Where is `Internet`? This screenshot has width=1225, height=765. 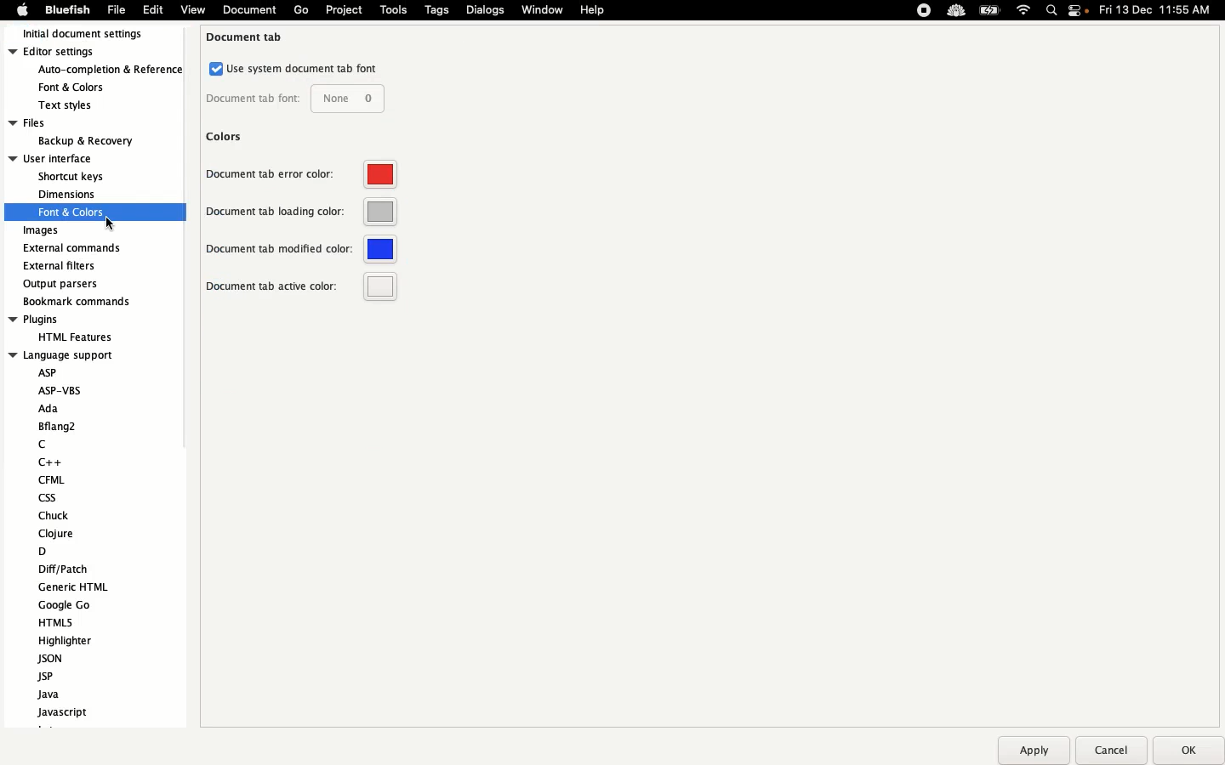
Internet is located at coordinates (1024, 11).